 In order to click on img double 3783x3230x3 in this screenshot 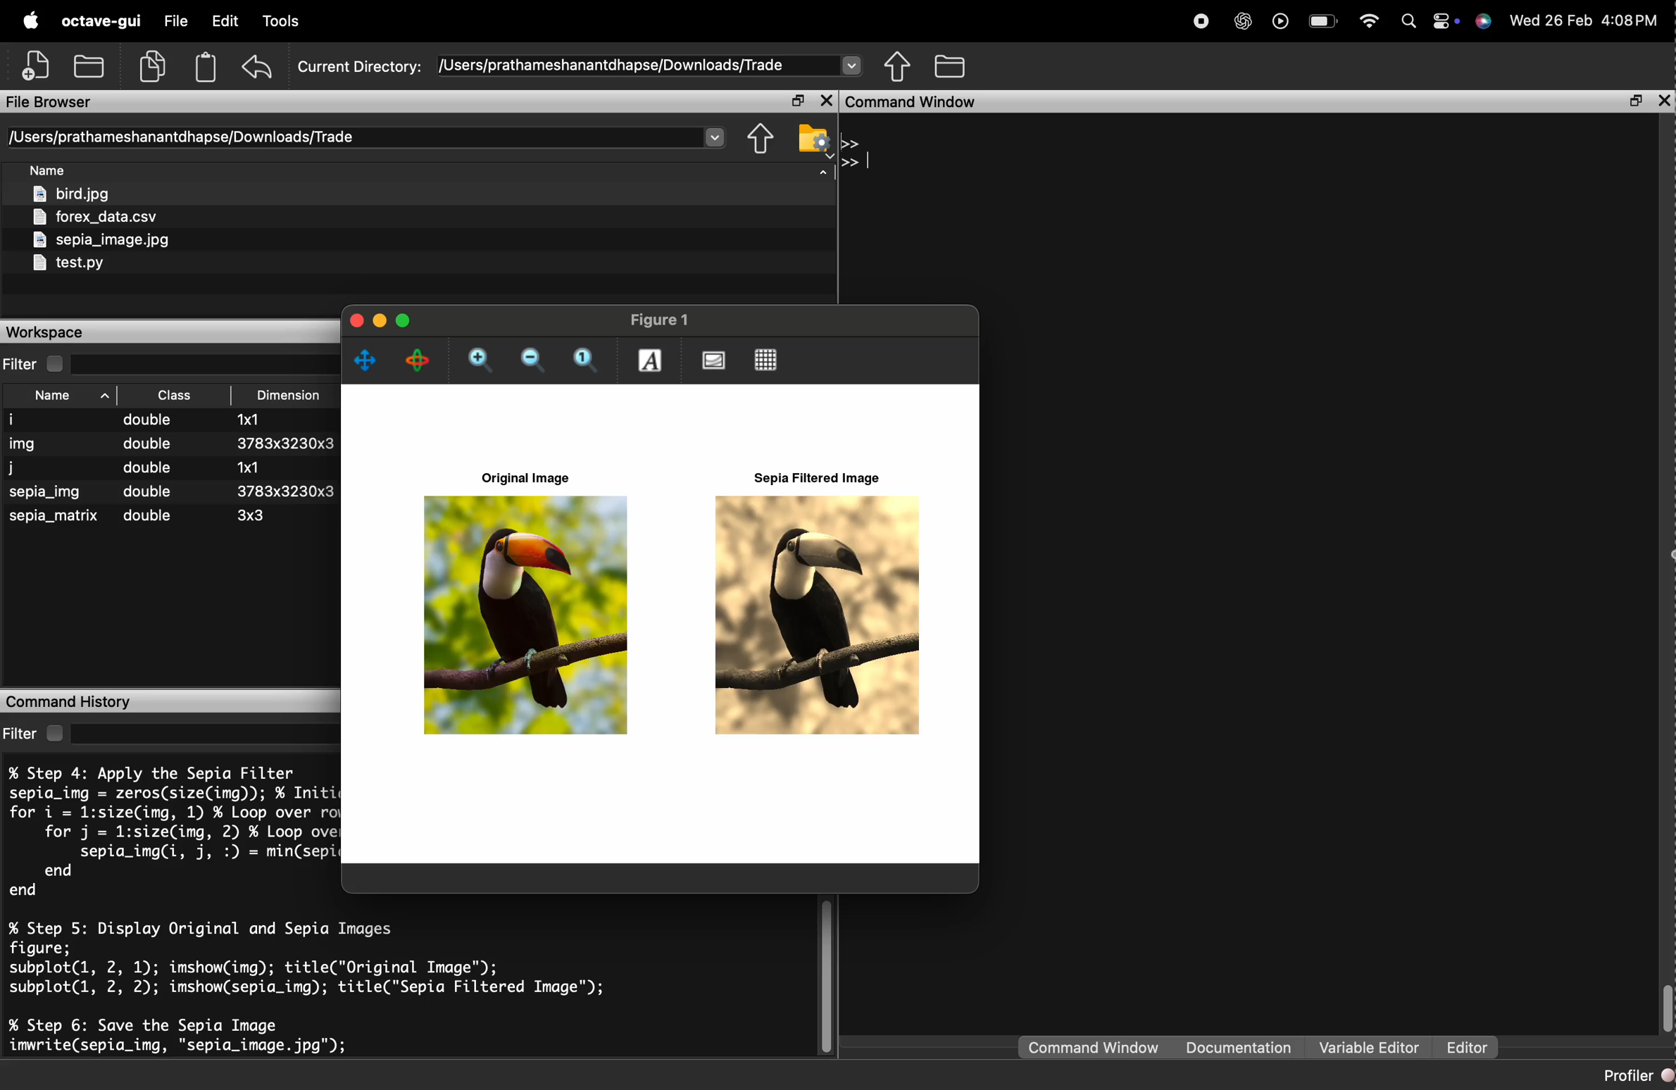, I will do `click(171, 441)`.